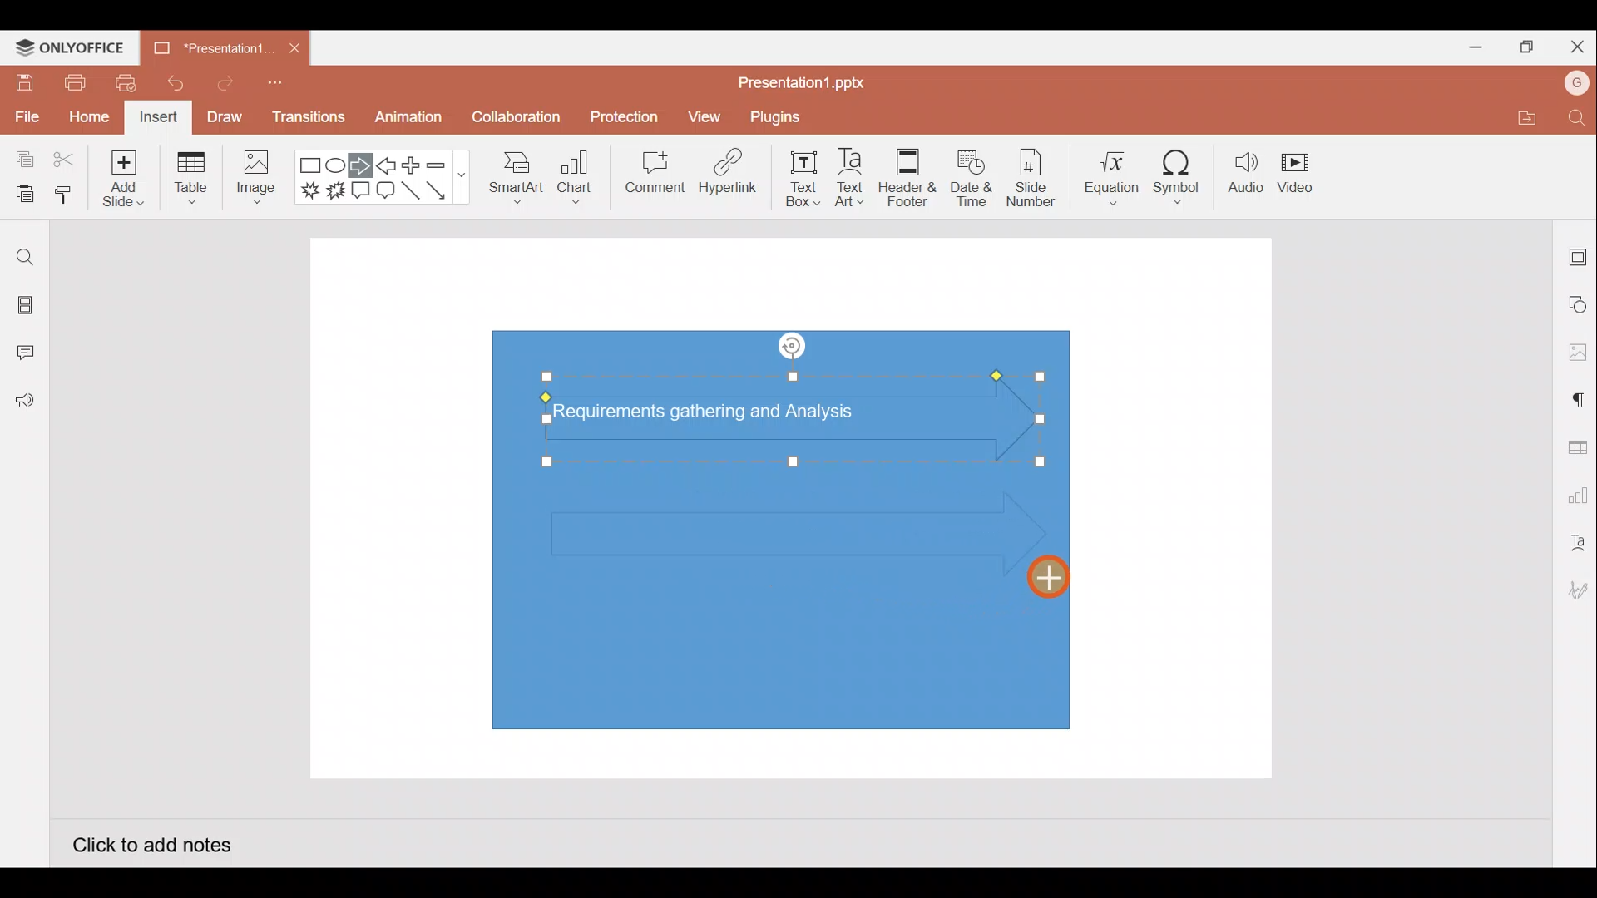 The image size is (1597, 898). Describe the element at coordinates (89, 119) in the screenshot. I see `Home` at that location.